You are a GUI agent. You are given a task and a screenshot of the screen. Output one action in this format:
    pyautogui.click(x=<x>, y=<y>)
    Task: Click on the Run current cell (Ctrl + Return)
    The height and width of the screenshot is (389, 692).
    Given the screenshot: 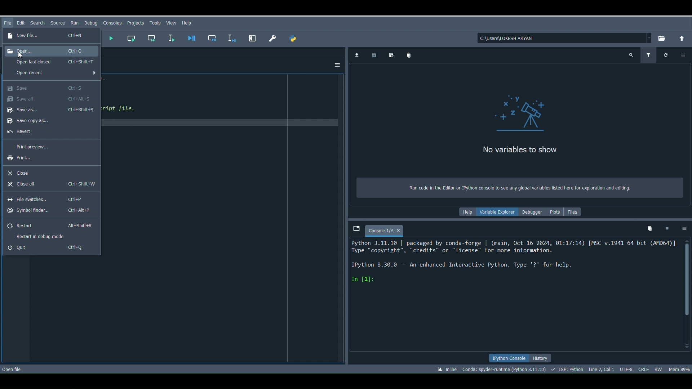 What is the action you would take?
    pyautogui.click(x=130, y=37)
    